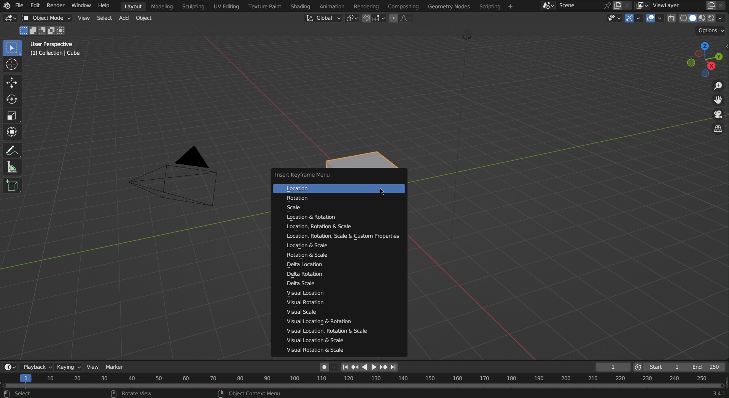 The width and height of the screenshot is (729, 398). Describe the element at coordinates (13, 148) in the screenshot. I see `Annotate` at that location.